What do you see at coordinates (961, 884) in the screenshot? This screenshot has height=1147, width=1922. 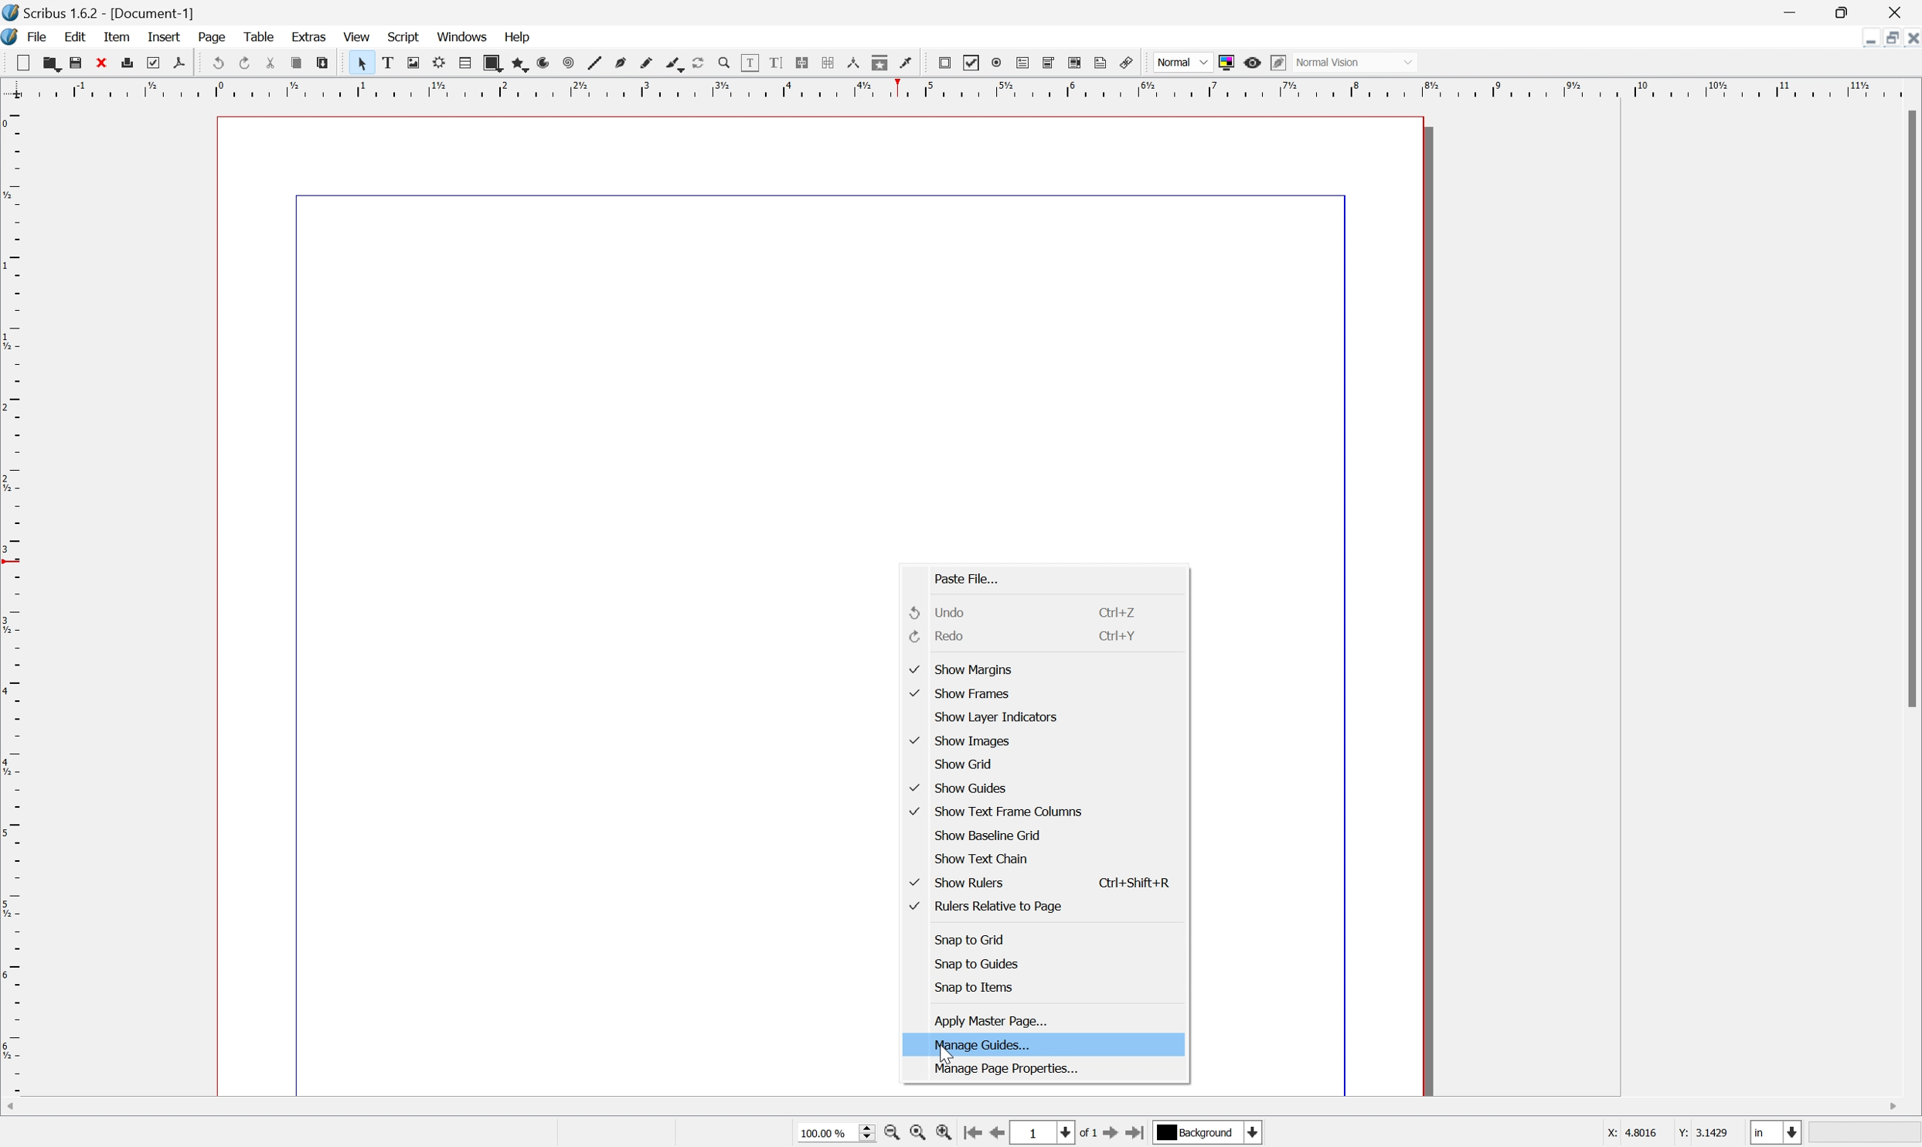 I see `show rulers` at bounding box center [961, 884].